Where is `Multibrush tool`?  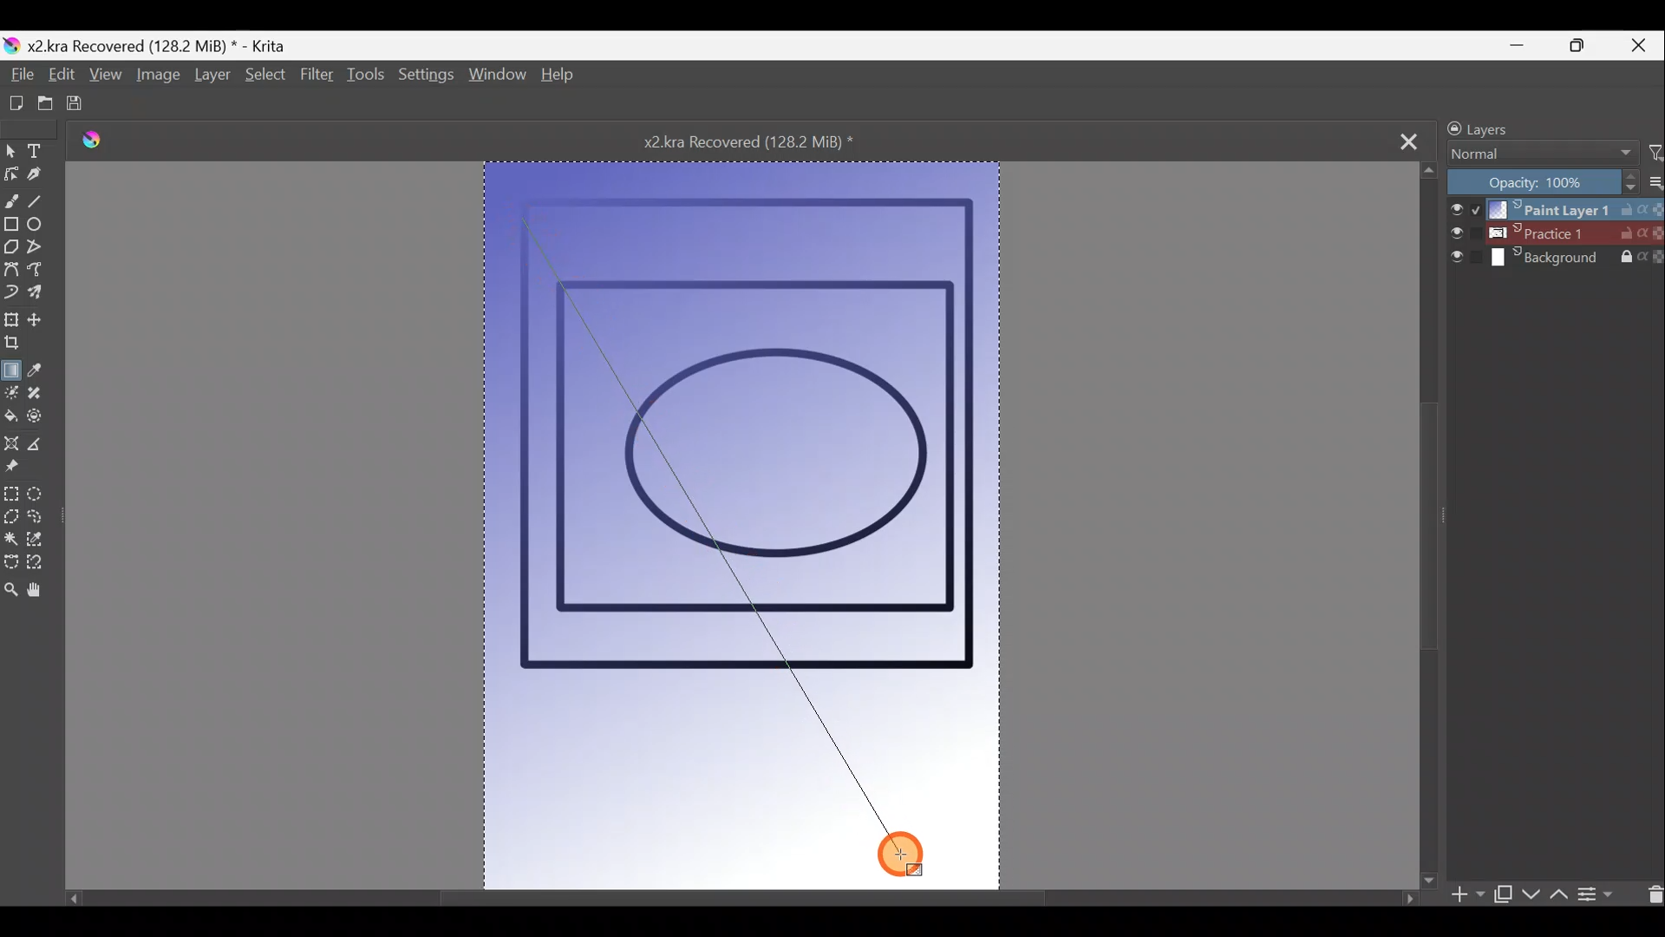
Multibrush tool is located at coordinates (41, 294).